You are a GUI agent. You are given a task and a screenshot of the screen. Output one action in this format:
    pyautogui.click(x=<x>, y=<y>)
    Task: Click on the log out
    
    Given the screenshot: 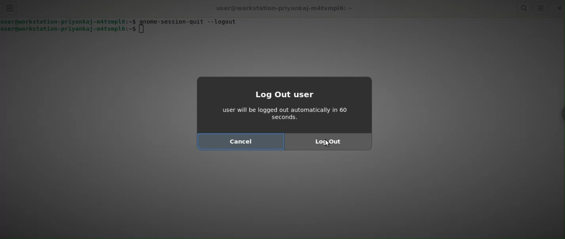 What is the action you would take?
    pyautogui.click(x=328, y=142)
    